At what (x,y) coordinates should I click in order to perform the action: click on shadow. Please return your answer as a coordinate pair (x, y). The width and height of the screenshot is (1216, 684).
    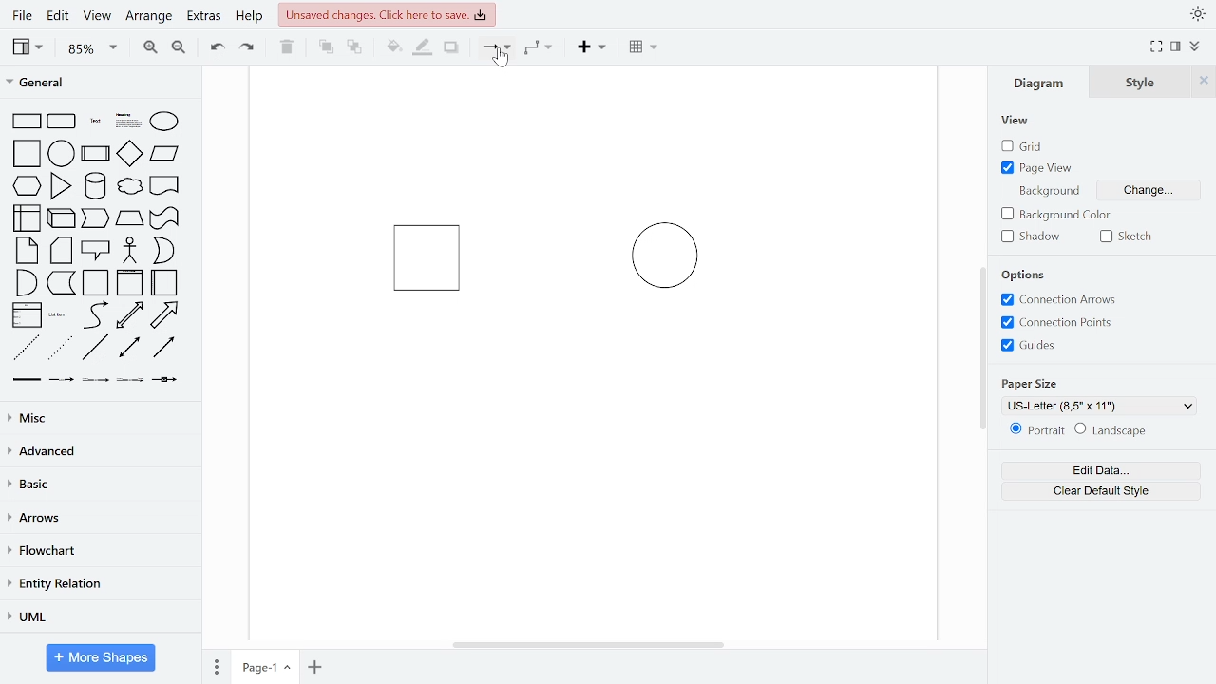
    Looking at the image, I should click on (452, 48).